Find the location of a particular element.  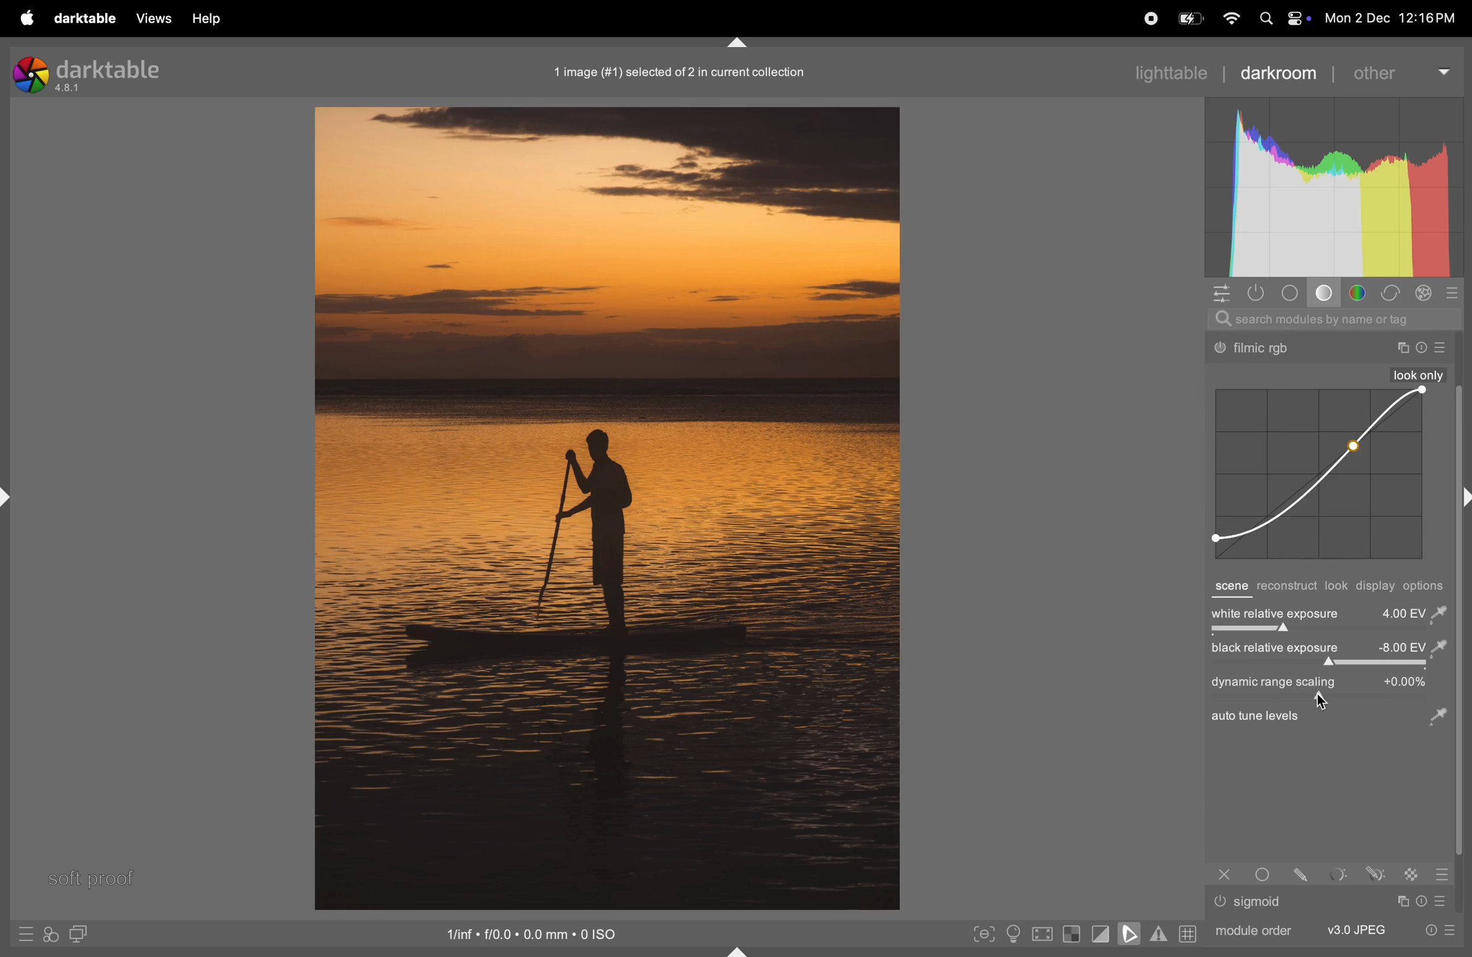

 is located at coordinates (1317, 703).